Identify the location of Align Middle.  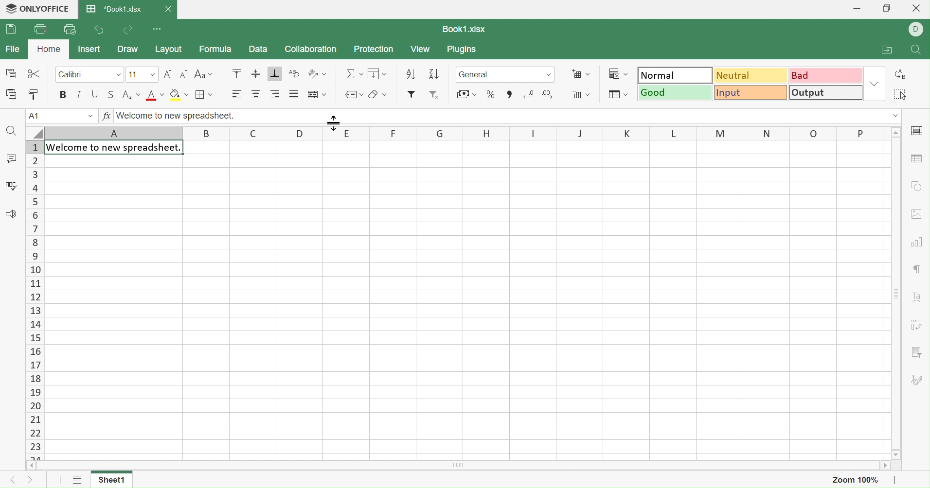
(255, 74).